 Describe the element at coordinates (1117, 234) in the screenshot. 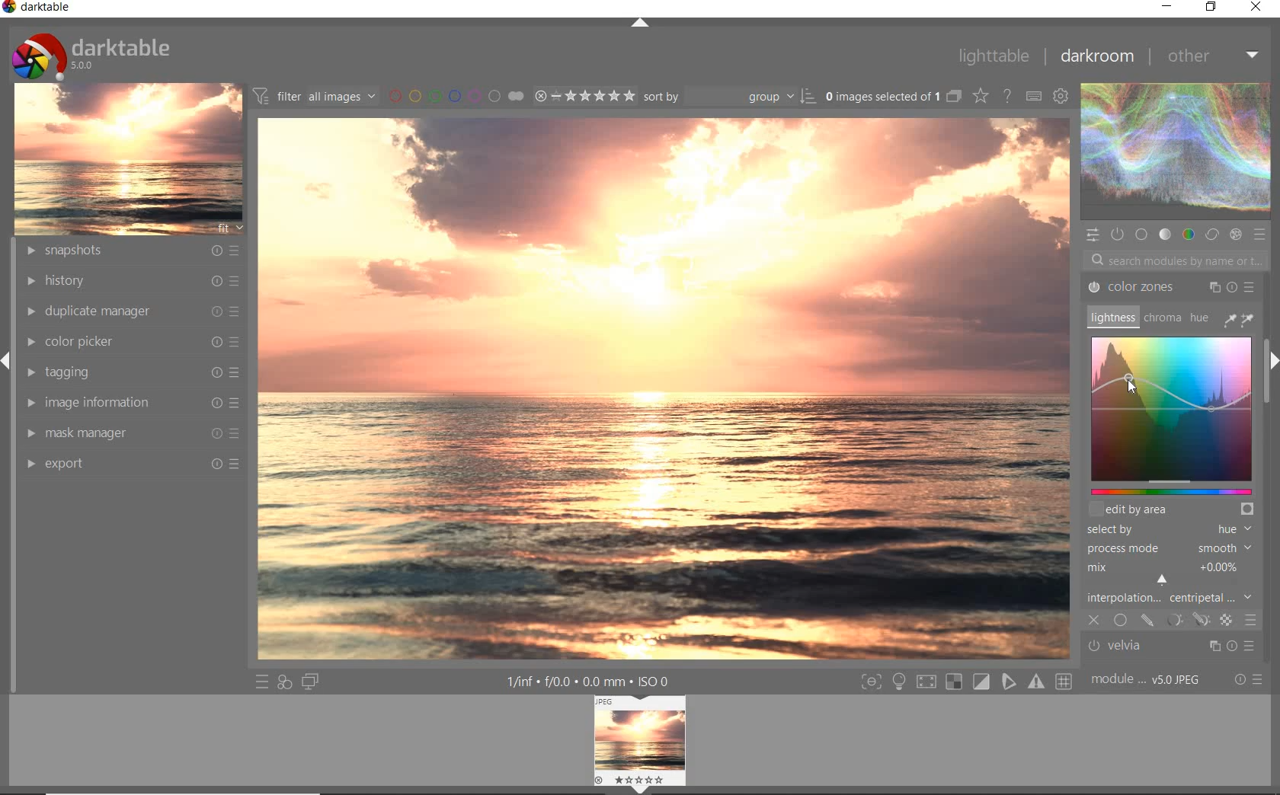

I see `SHOW ONLY ACTIVE MODULES` at that location.